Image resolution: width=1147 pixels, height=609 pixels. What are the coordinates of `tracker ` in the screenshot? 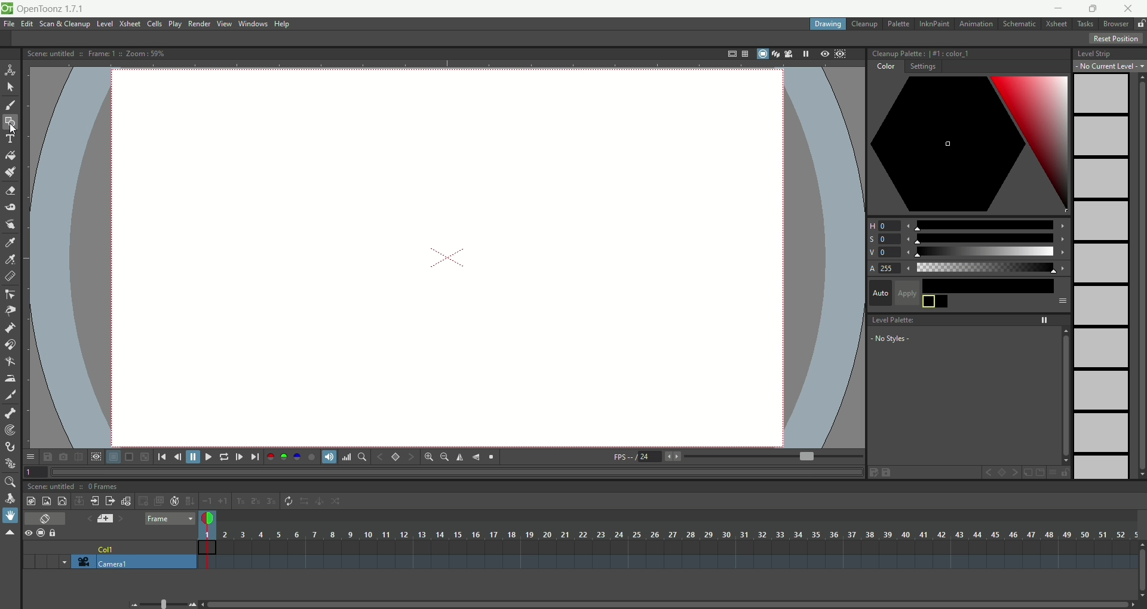 It's located at (10, 431).